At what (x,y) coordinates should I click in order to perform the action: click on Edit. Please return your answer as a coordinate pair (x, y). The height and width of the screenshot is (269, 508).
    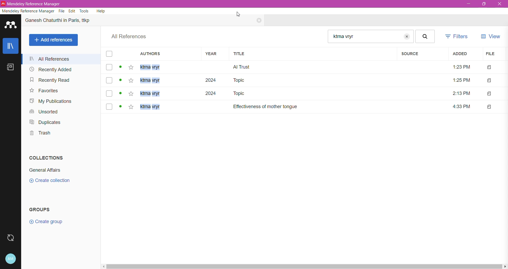
    Looking at the image, I should click on (72, 11).